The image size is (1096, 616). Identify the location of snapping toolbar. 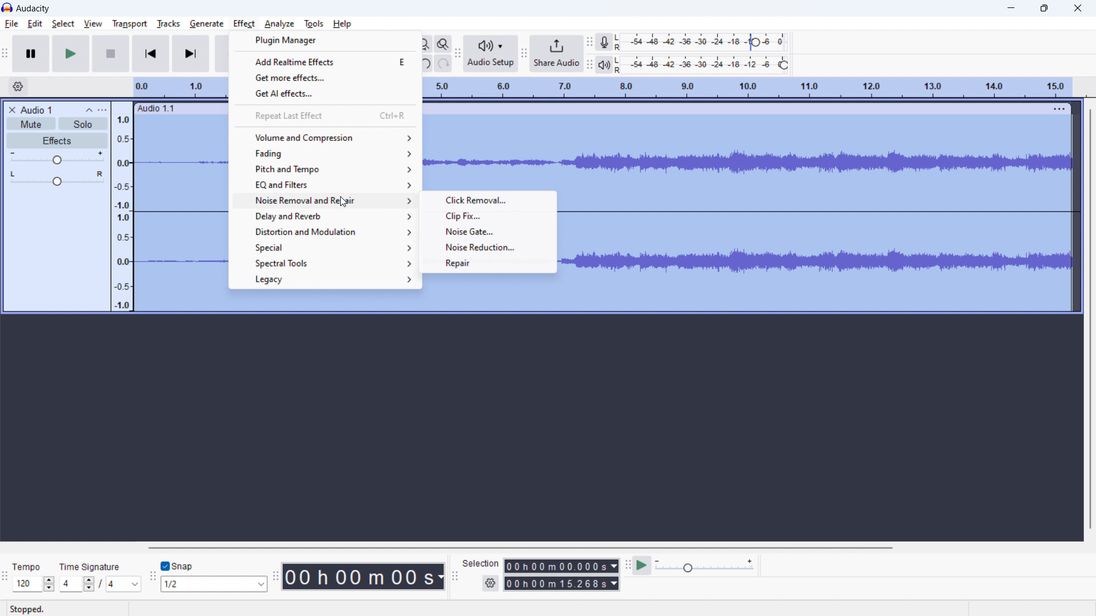
(153, 575).